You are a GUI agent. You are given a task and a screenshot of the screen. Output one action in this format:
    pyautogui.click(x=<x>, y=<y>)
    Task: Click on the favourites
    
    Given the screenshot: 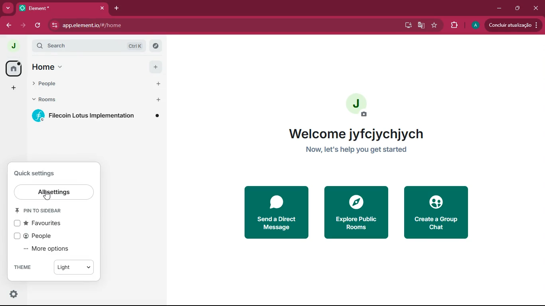 What is the action you would take?
    pyautogui.click(x=38, y=224)
    